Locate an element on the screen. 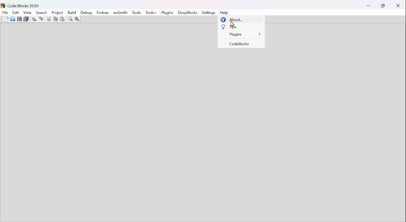 The image size is (406, 222). Tips is located at coordinates (234, 27).